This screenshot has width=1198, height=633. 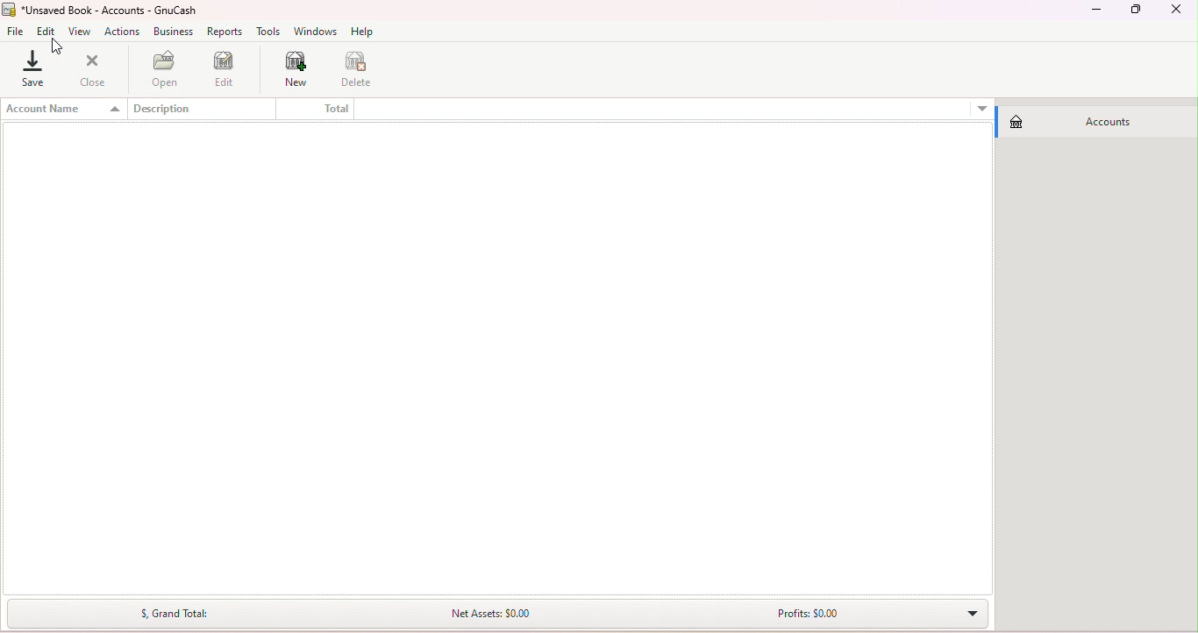 What do you see at coordinates (323, 109) in the screenshot?
I see `Total` at bounding box center [323, 109].